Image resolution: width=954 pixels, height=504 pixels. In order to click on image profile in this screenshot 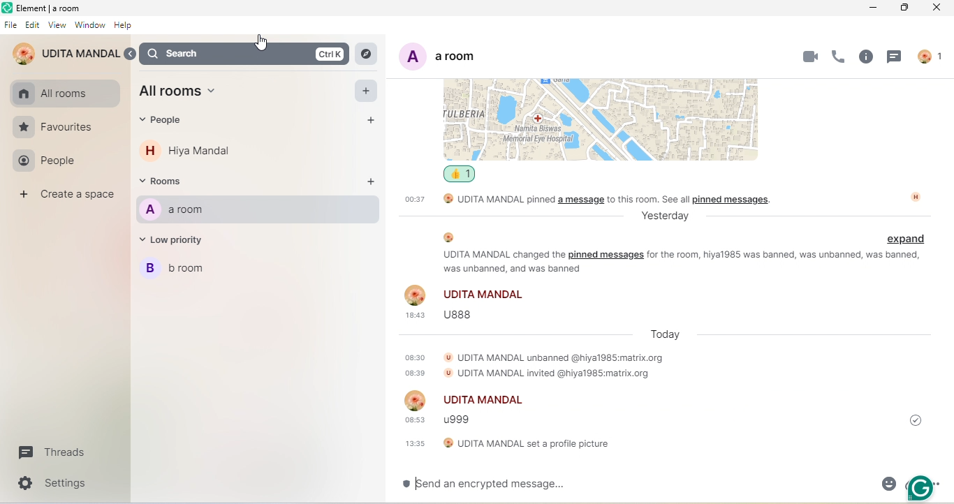, I will do `click(915, 195)`.